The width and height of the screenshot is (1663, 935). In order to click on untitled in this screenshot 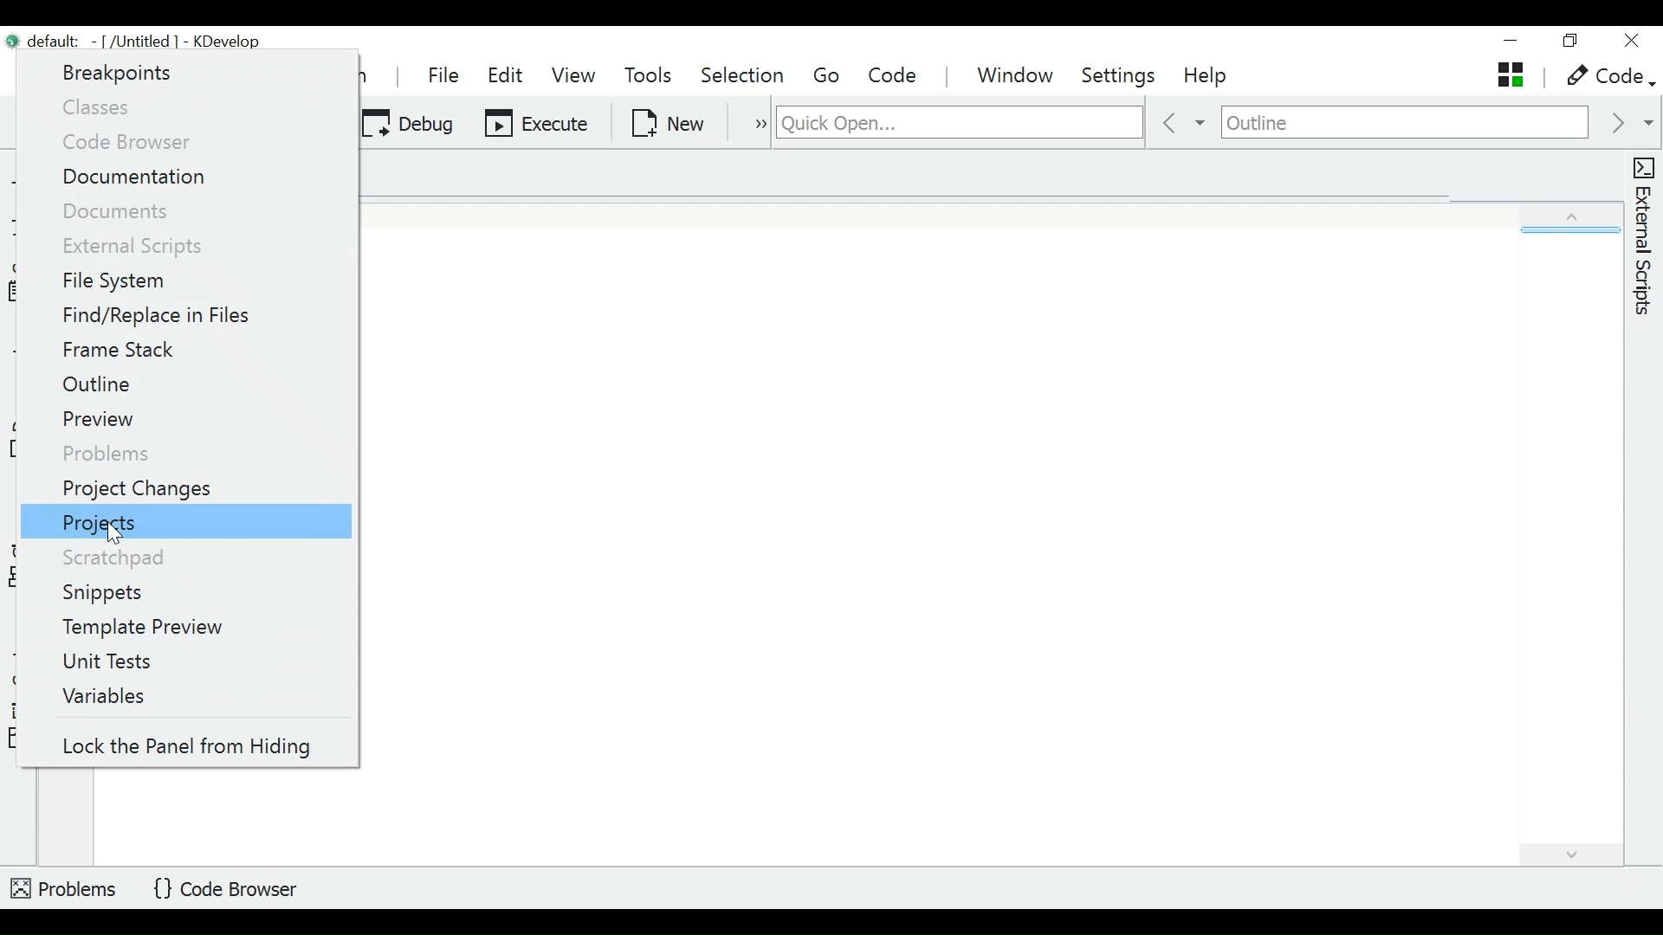, I will do `click(1511, 74)`.